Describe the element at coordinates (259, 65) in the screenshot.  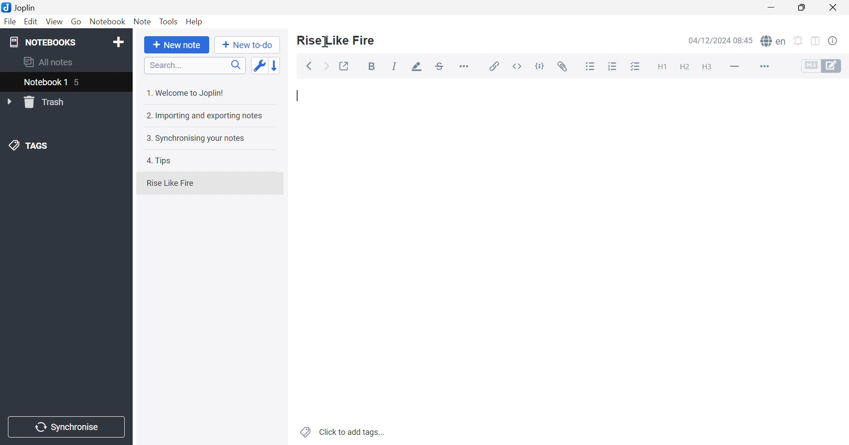
I see `Toggle sort order field` at that location.